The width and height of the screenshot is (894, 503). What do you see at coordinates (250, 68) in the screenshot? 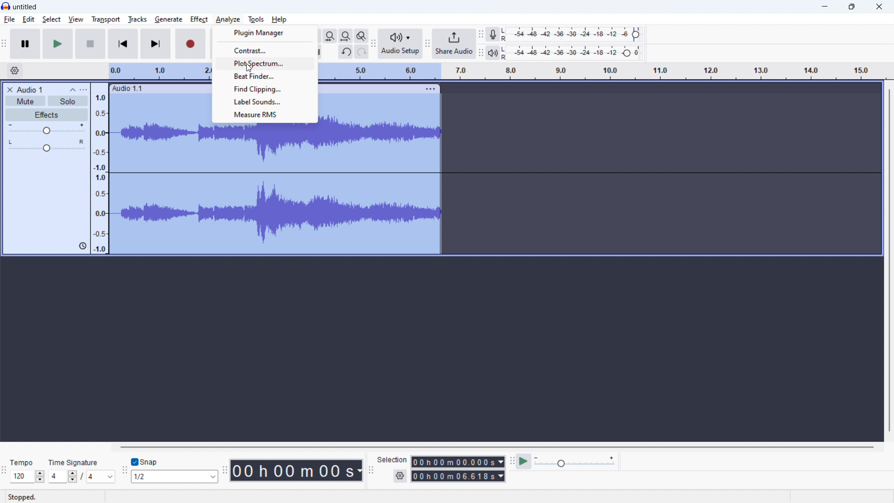
I see `Cursor` at bounding box center [250, 68].